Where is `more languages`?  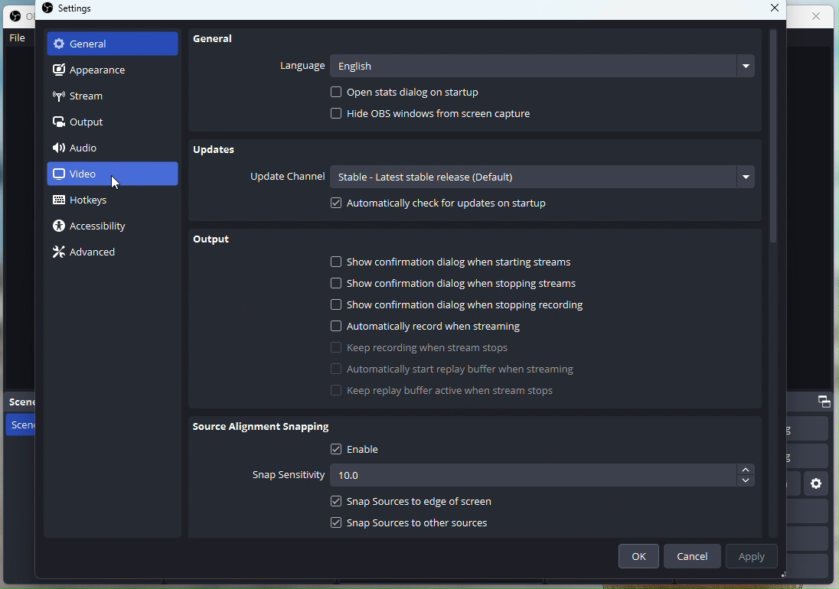
more languages is located at coordinates (748, 66).